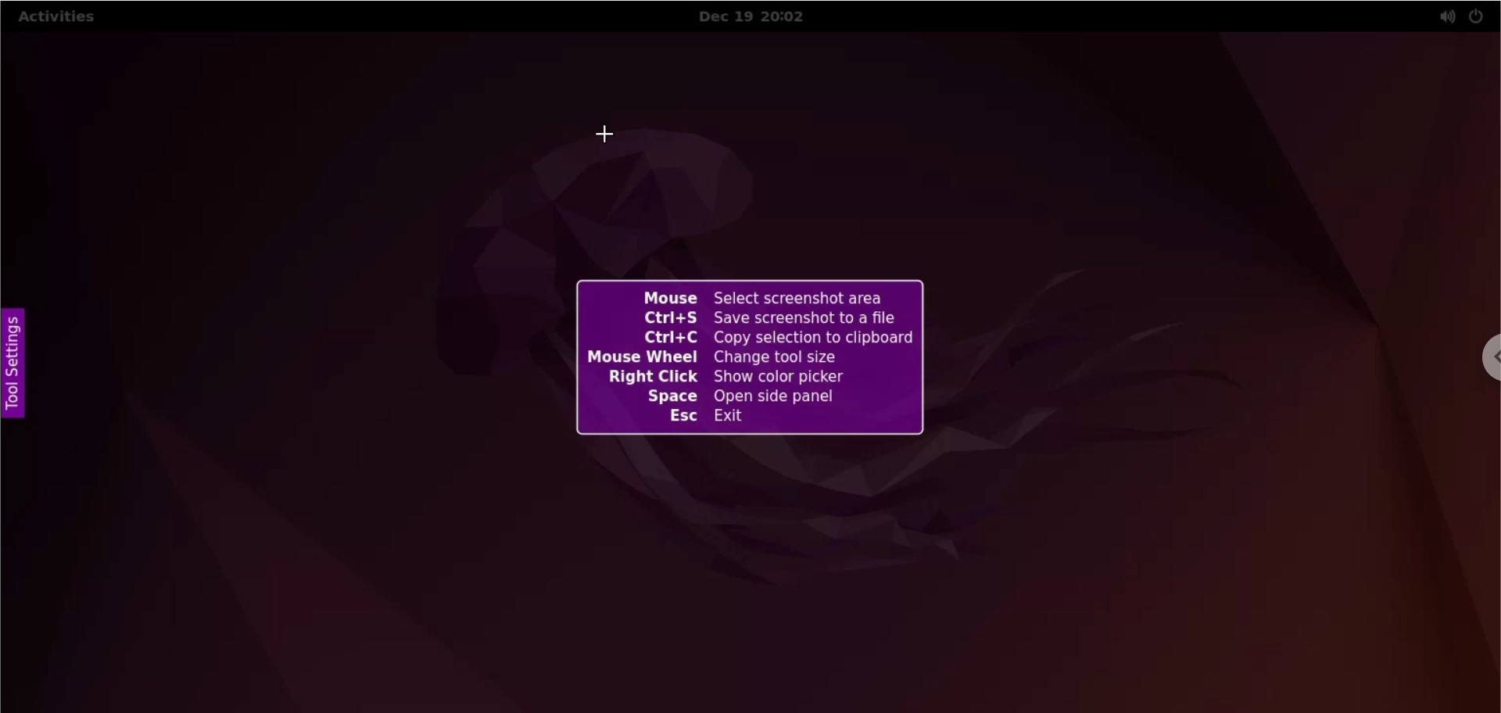 The image size is (1501, 713). Describe the element at coordinates (1476, 17) in the screenshot. I see `power settings` at that location.